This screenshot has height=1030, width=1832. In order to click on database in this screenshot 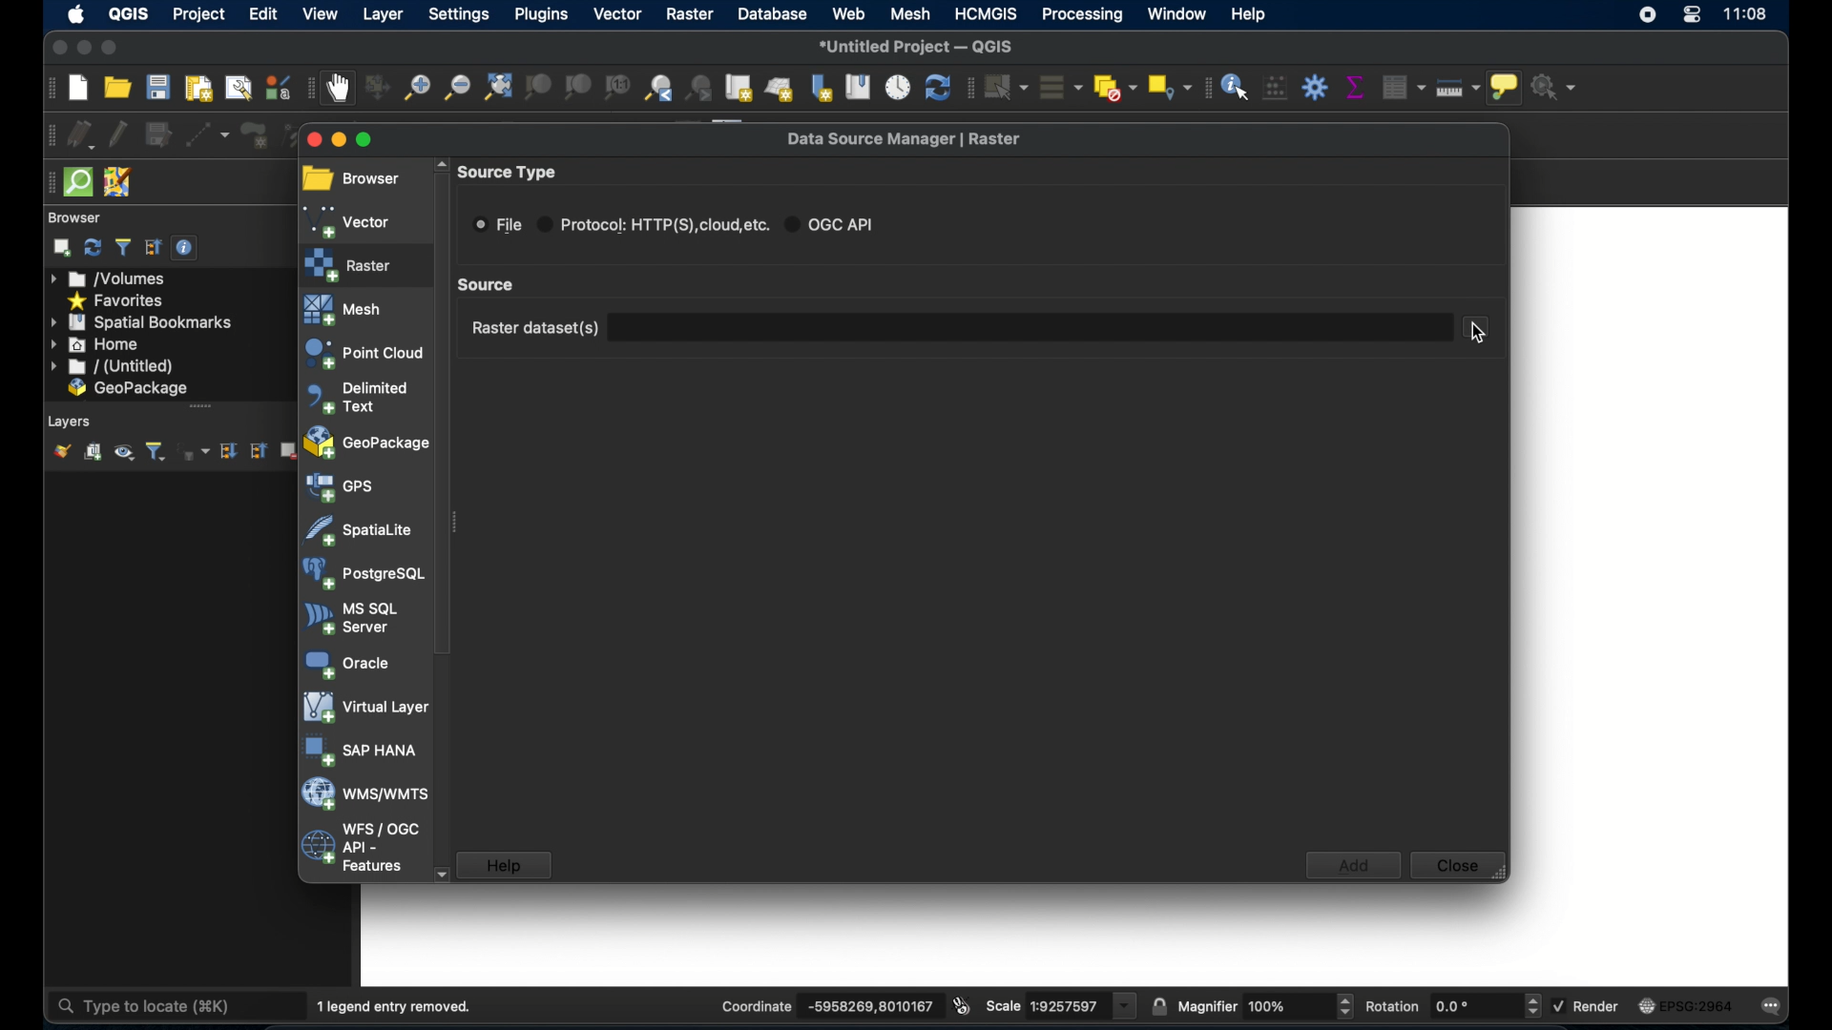, I will do `click(775, 15)`.